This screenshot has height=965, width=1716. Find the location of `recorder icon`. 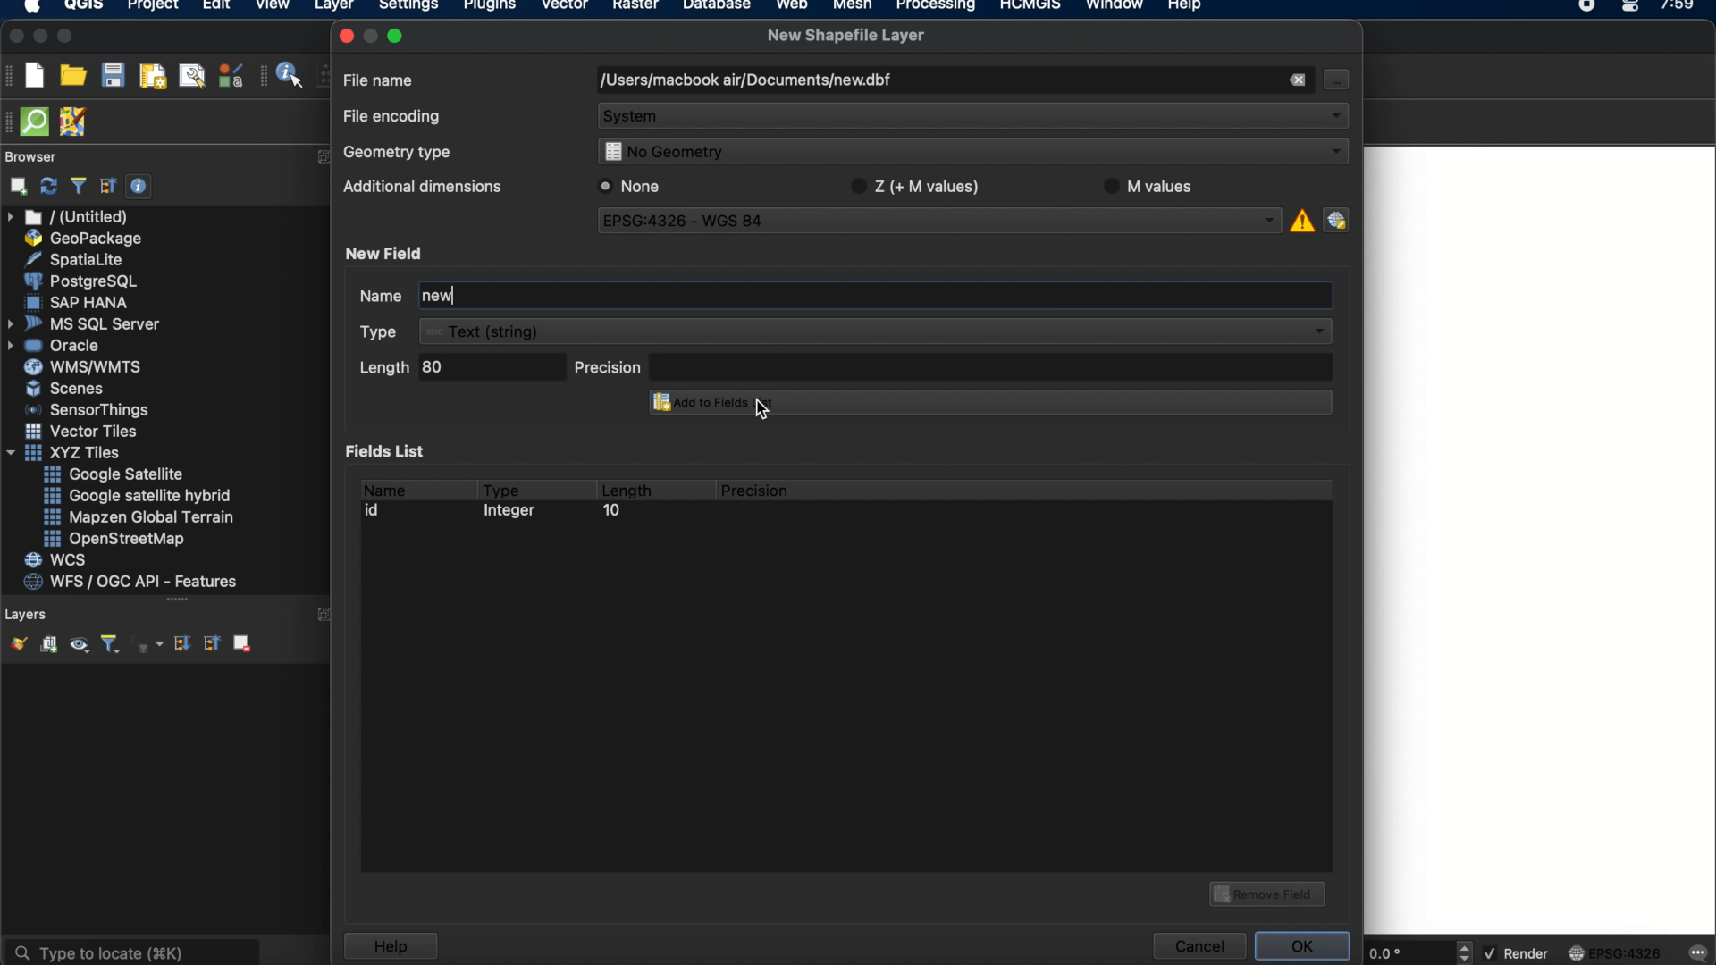

recorder icon is located at coordinates (1589, 7).